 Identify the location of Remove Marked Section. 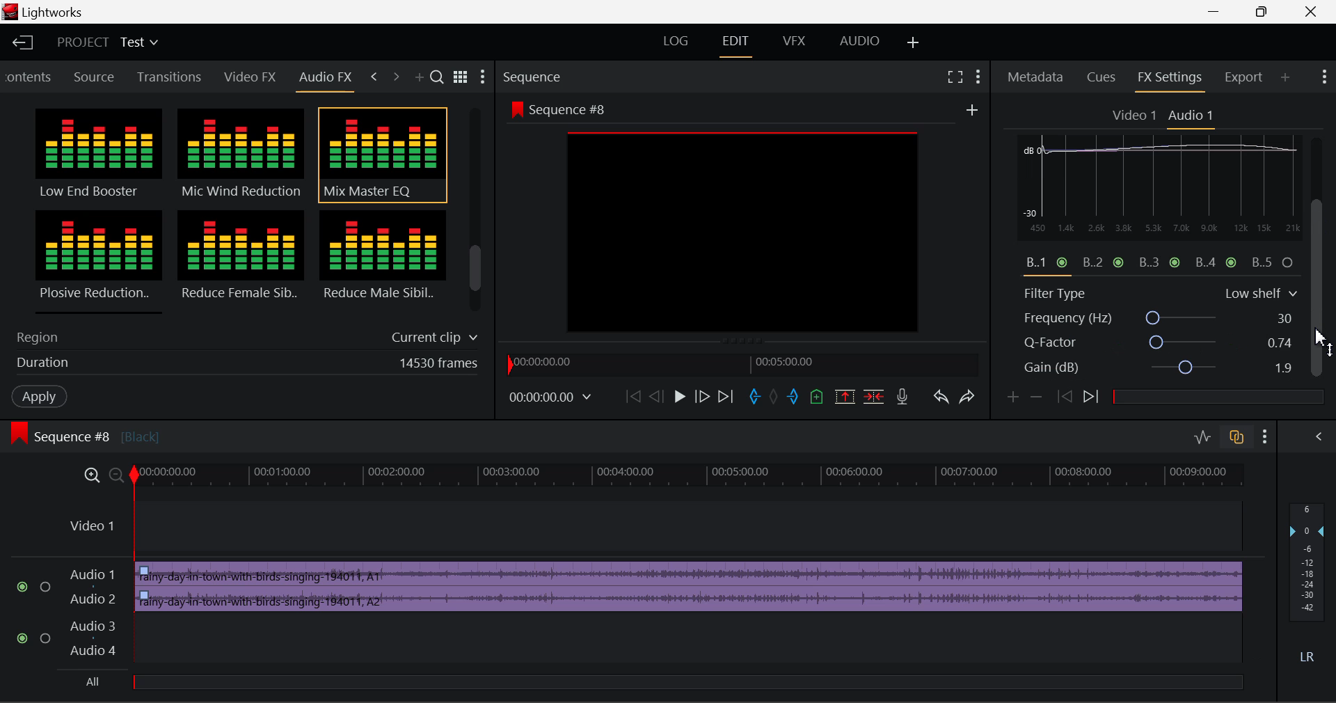
(843, 396).